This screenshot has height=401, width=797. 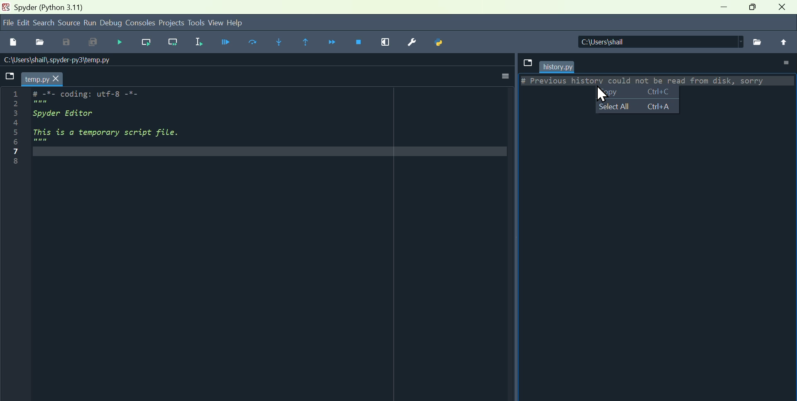 What do you see at coordinates (60, 60) in the screenshot?
I see `Name of the file` at bounding box center [60, 60].